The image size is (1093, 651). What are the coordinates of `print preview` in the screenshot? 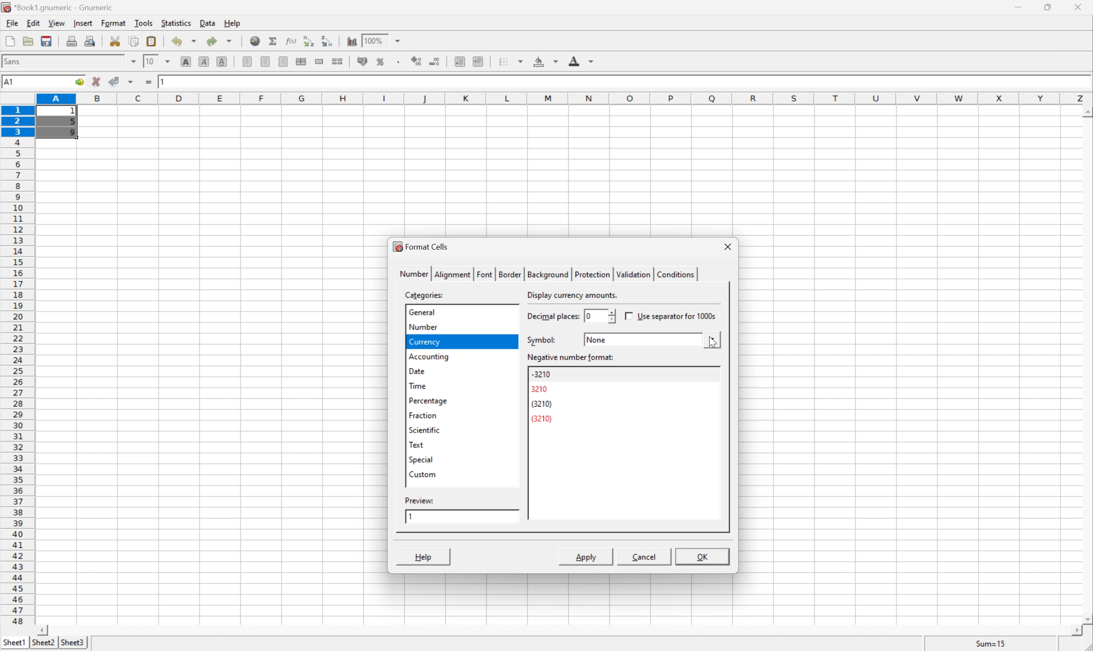 It's located at (90, 40).